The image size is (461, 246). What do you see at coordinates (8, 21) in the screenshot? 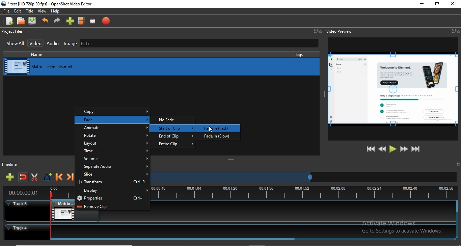
I see `New project` at bounding box center [8, 21].